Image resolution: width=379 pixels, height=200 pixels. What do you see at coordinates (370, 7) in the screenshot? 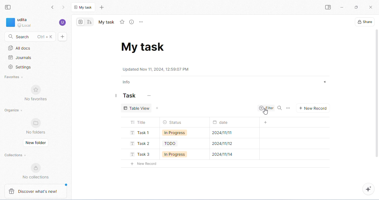
I see `close` at bounding box center [370, 7].